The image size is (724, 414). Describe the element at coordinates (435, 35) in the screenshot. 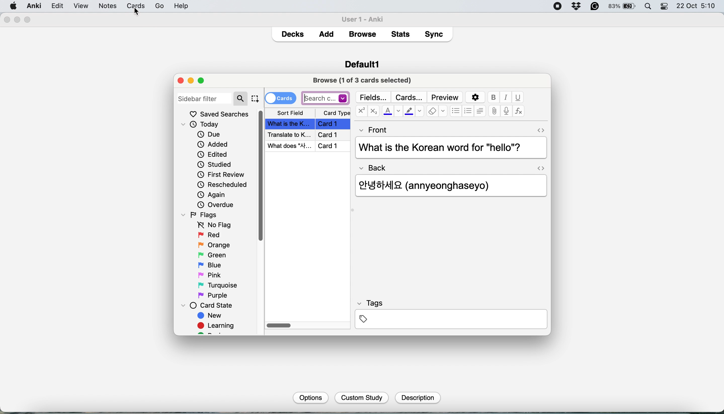

I see `sync` at that location.